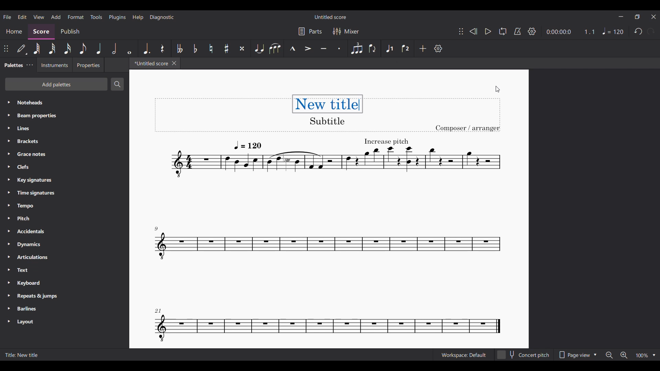 This screenshot has width=660, height=371. What do you see at coordinates (115, 48) in the screenshot?
I see `Half note` at bounding box center [115, 48].